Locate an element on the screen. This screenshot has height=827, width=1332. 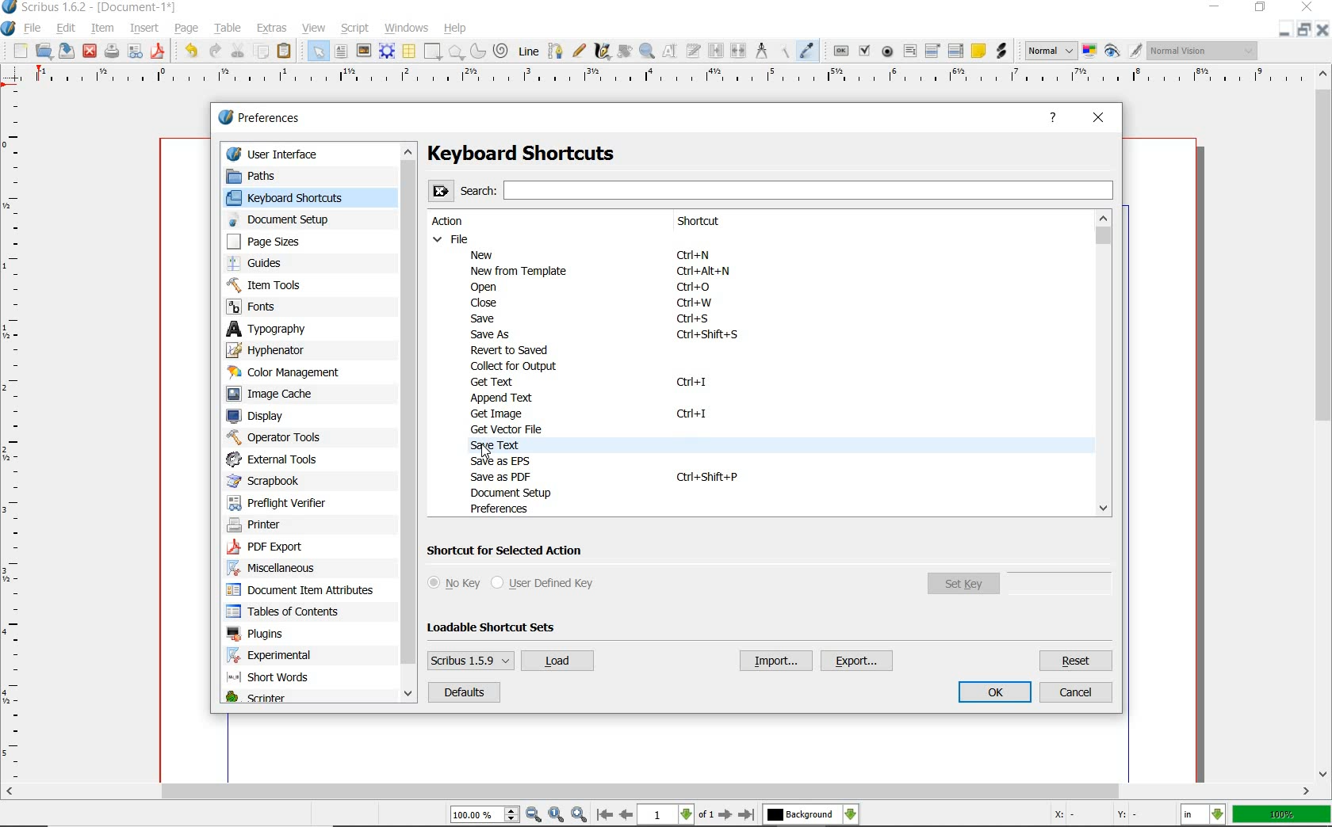
export is located at coordinates (858, 661).